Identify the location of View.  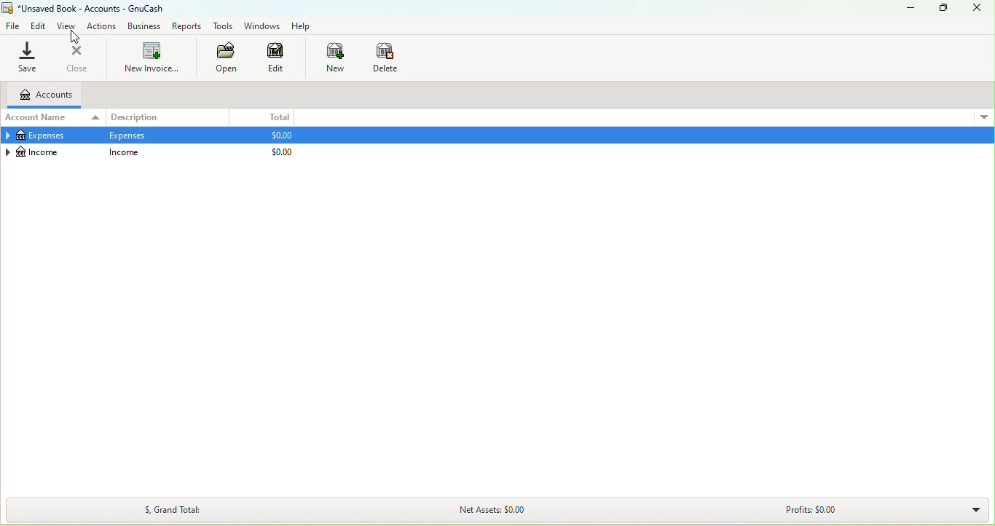
(68, 26).